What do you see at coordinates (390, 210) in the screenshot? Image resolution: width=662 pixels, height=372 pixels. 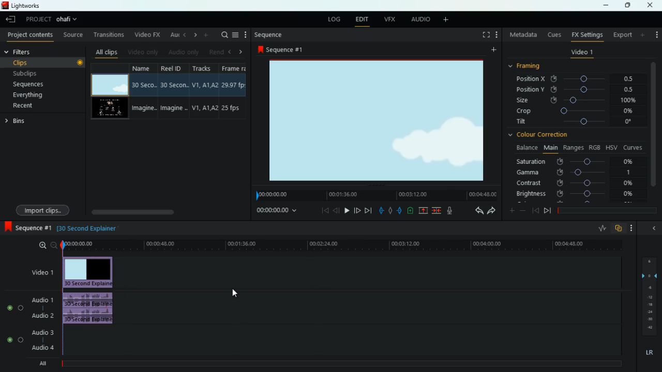 I see `hold` at bounding box center [390, 210].